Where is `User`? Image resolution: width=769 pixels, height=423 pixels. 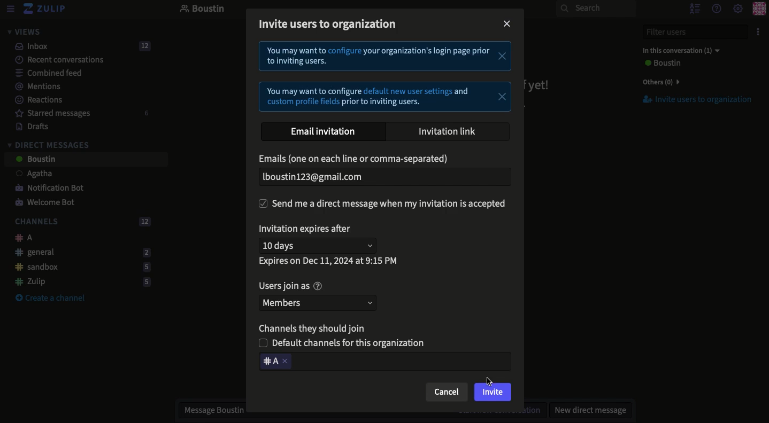
User is located at coordinates (661, 64).